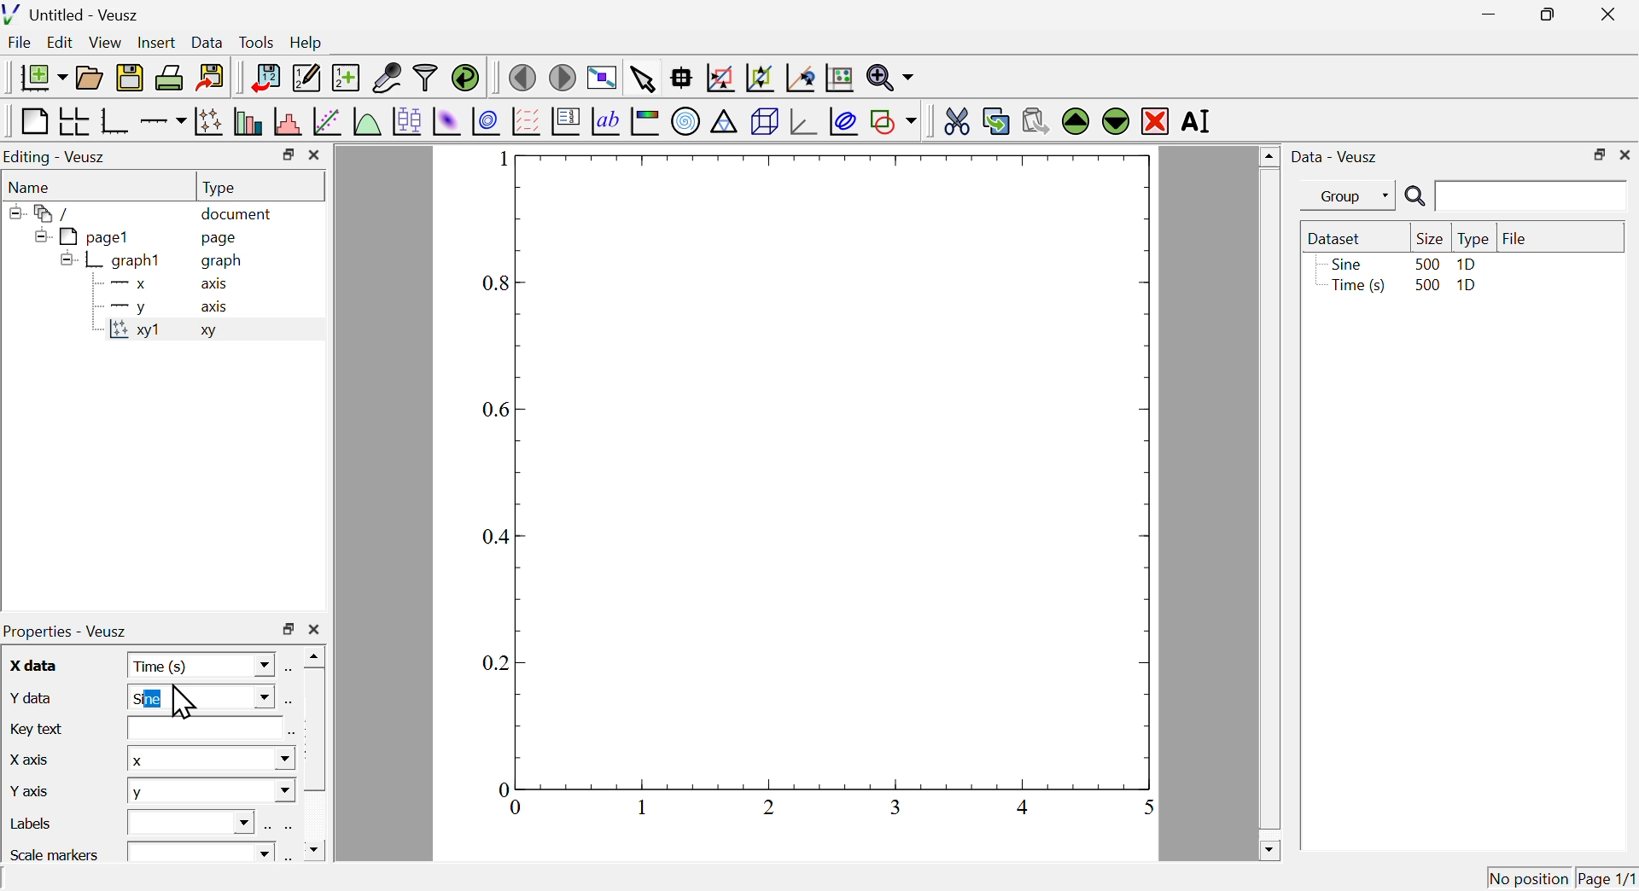 This screenshot has height=891, width=1639. I want to click on y, so click(211, 792).